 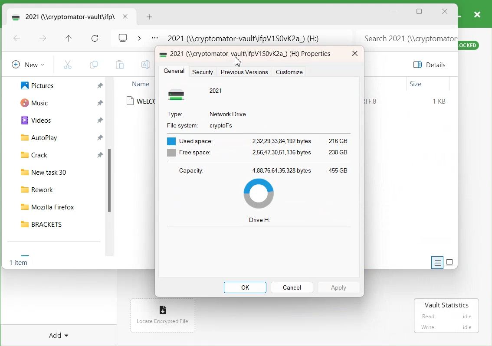 What do you see at coordinates (431, 65) in the screenshot?
I see `Details` at bounding box center [431, 65].